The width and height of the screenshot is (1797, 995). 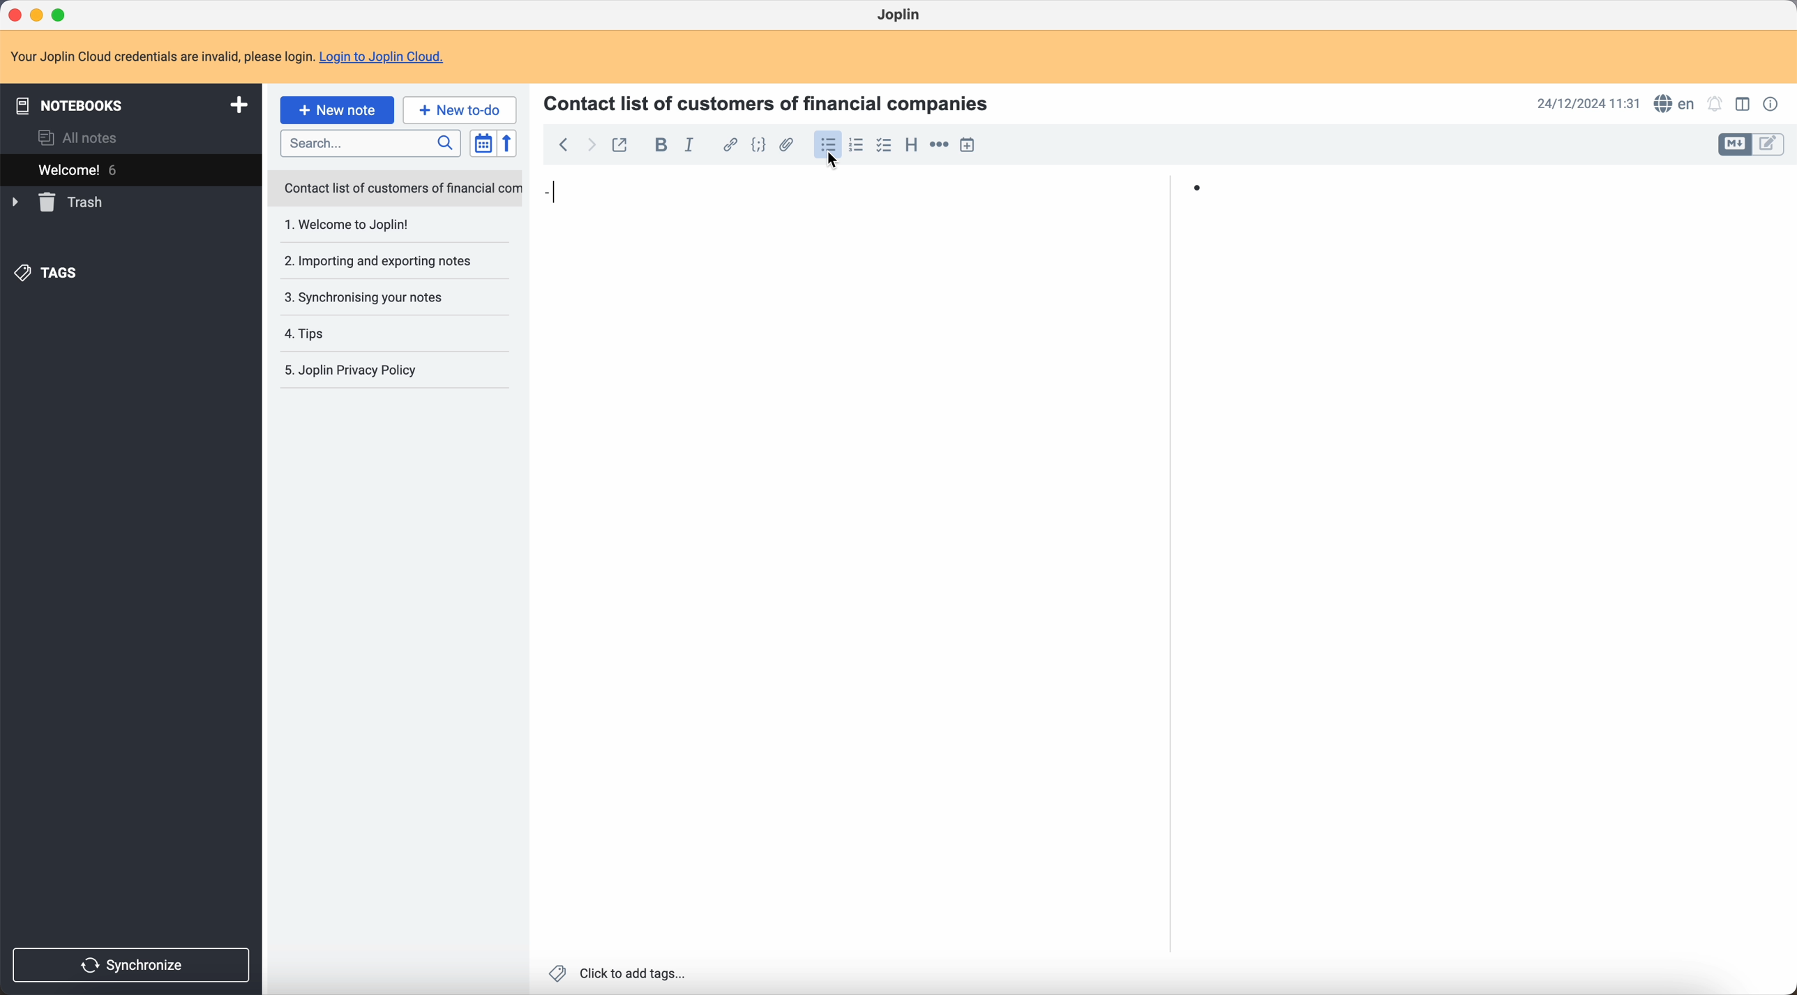 I want to click on click on bulleted list, so click(x=827, y=149).